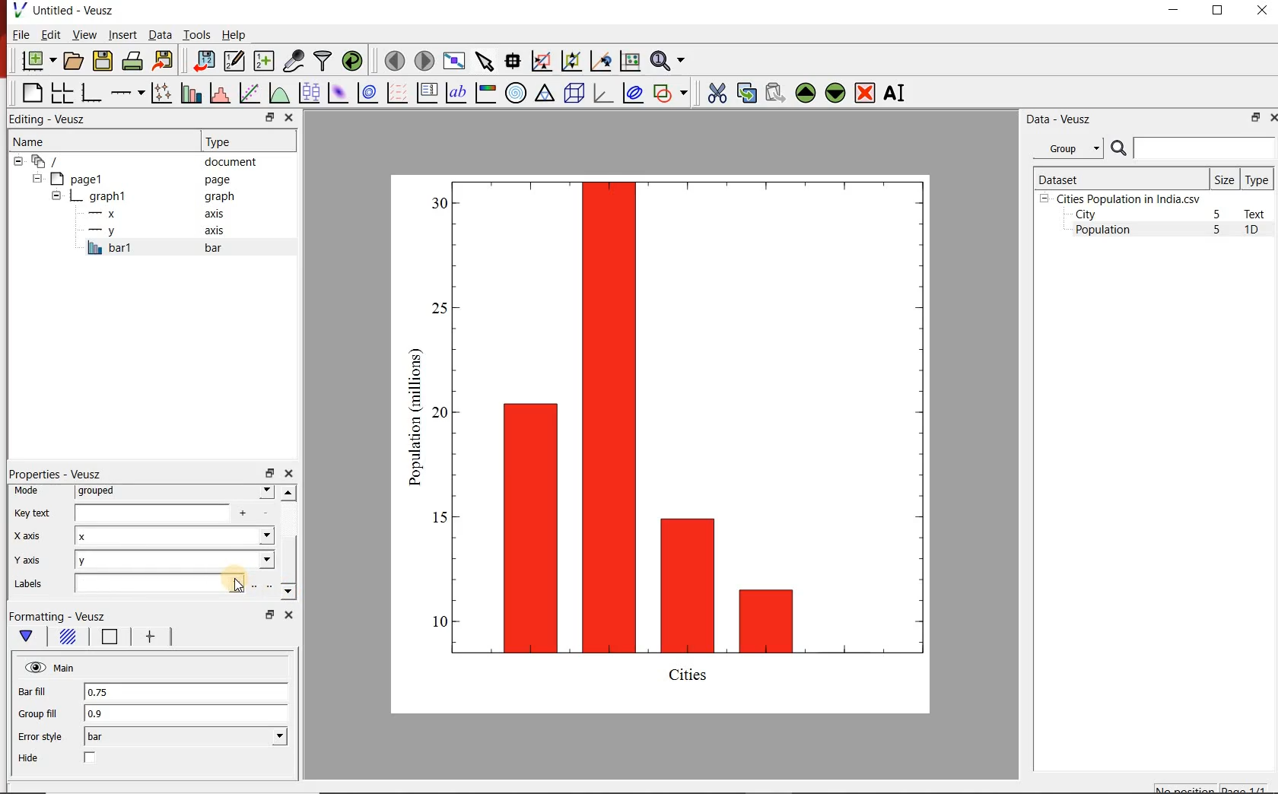  What do you see at coordinates (569, 62) in the screenshot?
I see `click to zoom out of graph axes` at bounding box center [569, 62].